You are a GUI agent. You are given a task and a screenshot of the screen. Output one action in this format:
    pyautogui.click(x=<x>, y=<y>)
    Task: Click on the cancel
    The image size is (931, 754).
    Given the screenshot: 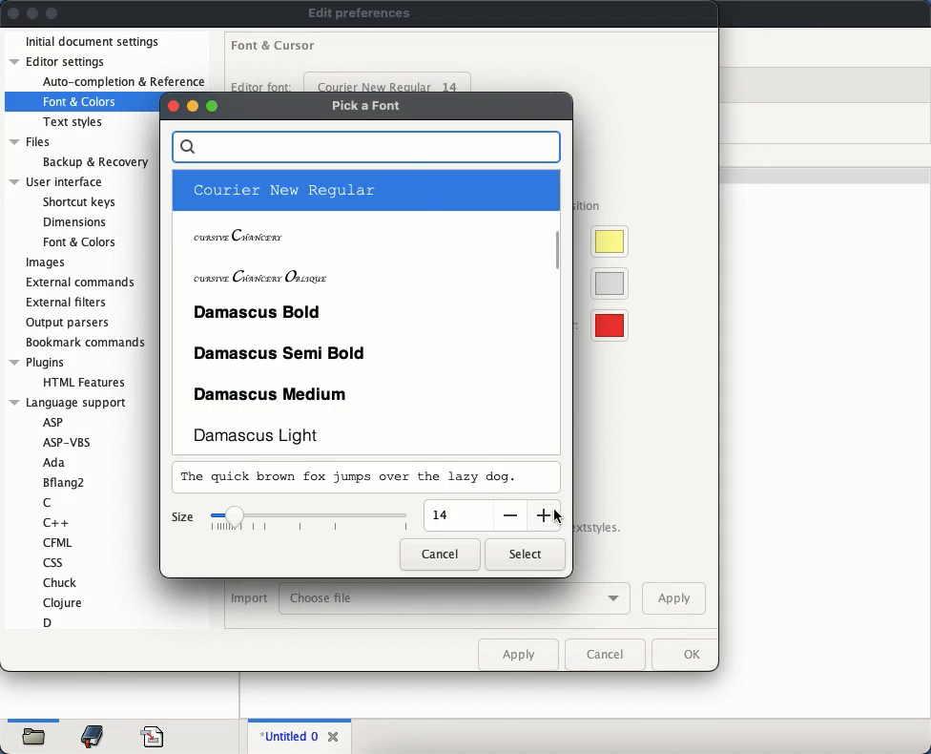 What is the action you would take?
    pyautogui.click(x=605, y=655)
    